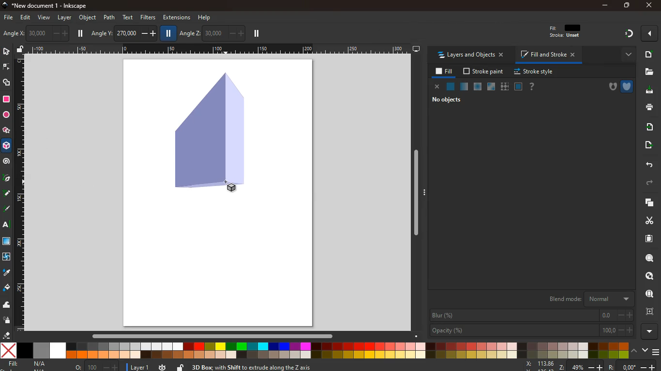  I want to click on spray, so click(7, 321).